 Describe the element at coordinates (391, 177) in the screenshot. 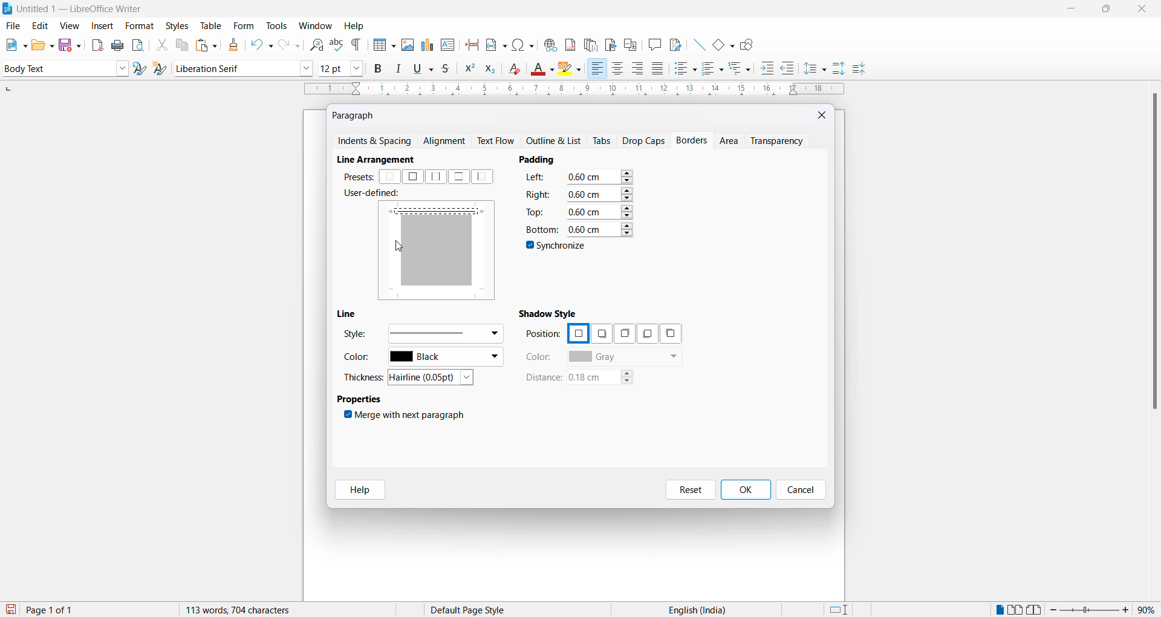

I see `none` at that location.